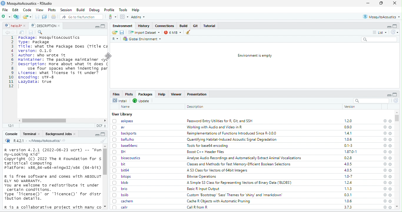 The image size is (402, 212). Describe the element at coordinates (196, 26) in the screenshot. I see `Git` at that location.